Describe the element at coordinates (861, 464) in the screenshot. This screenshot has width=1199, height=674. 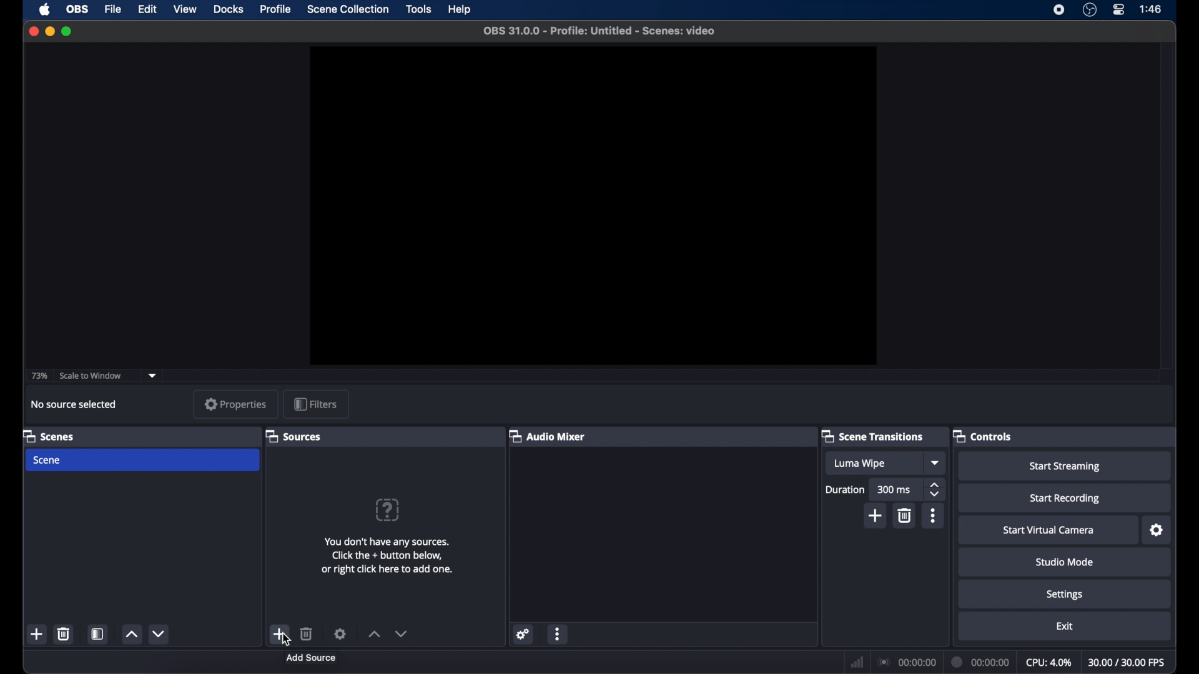
I see `luma wipe` at that location.